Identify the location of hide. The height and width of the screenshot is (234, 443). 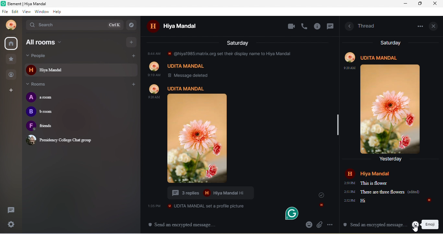
(349, 27).